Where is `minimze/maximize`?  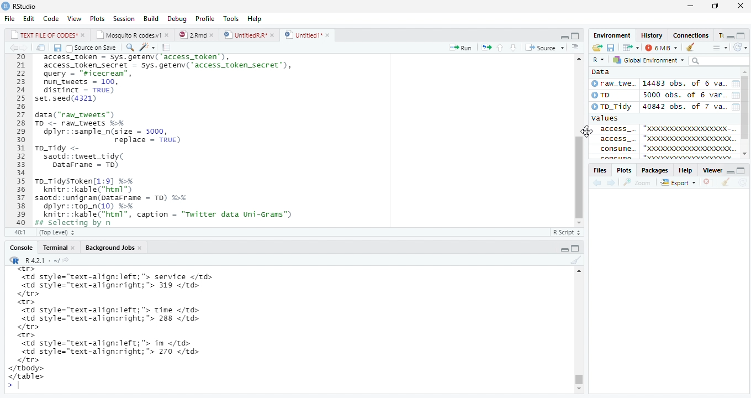 minimze/maximize is located at coordinates (563, 35).